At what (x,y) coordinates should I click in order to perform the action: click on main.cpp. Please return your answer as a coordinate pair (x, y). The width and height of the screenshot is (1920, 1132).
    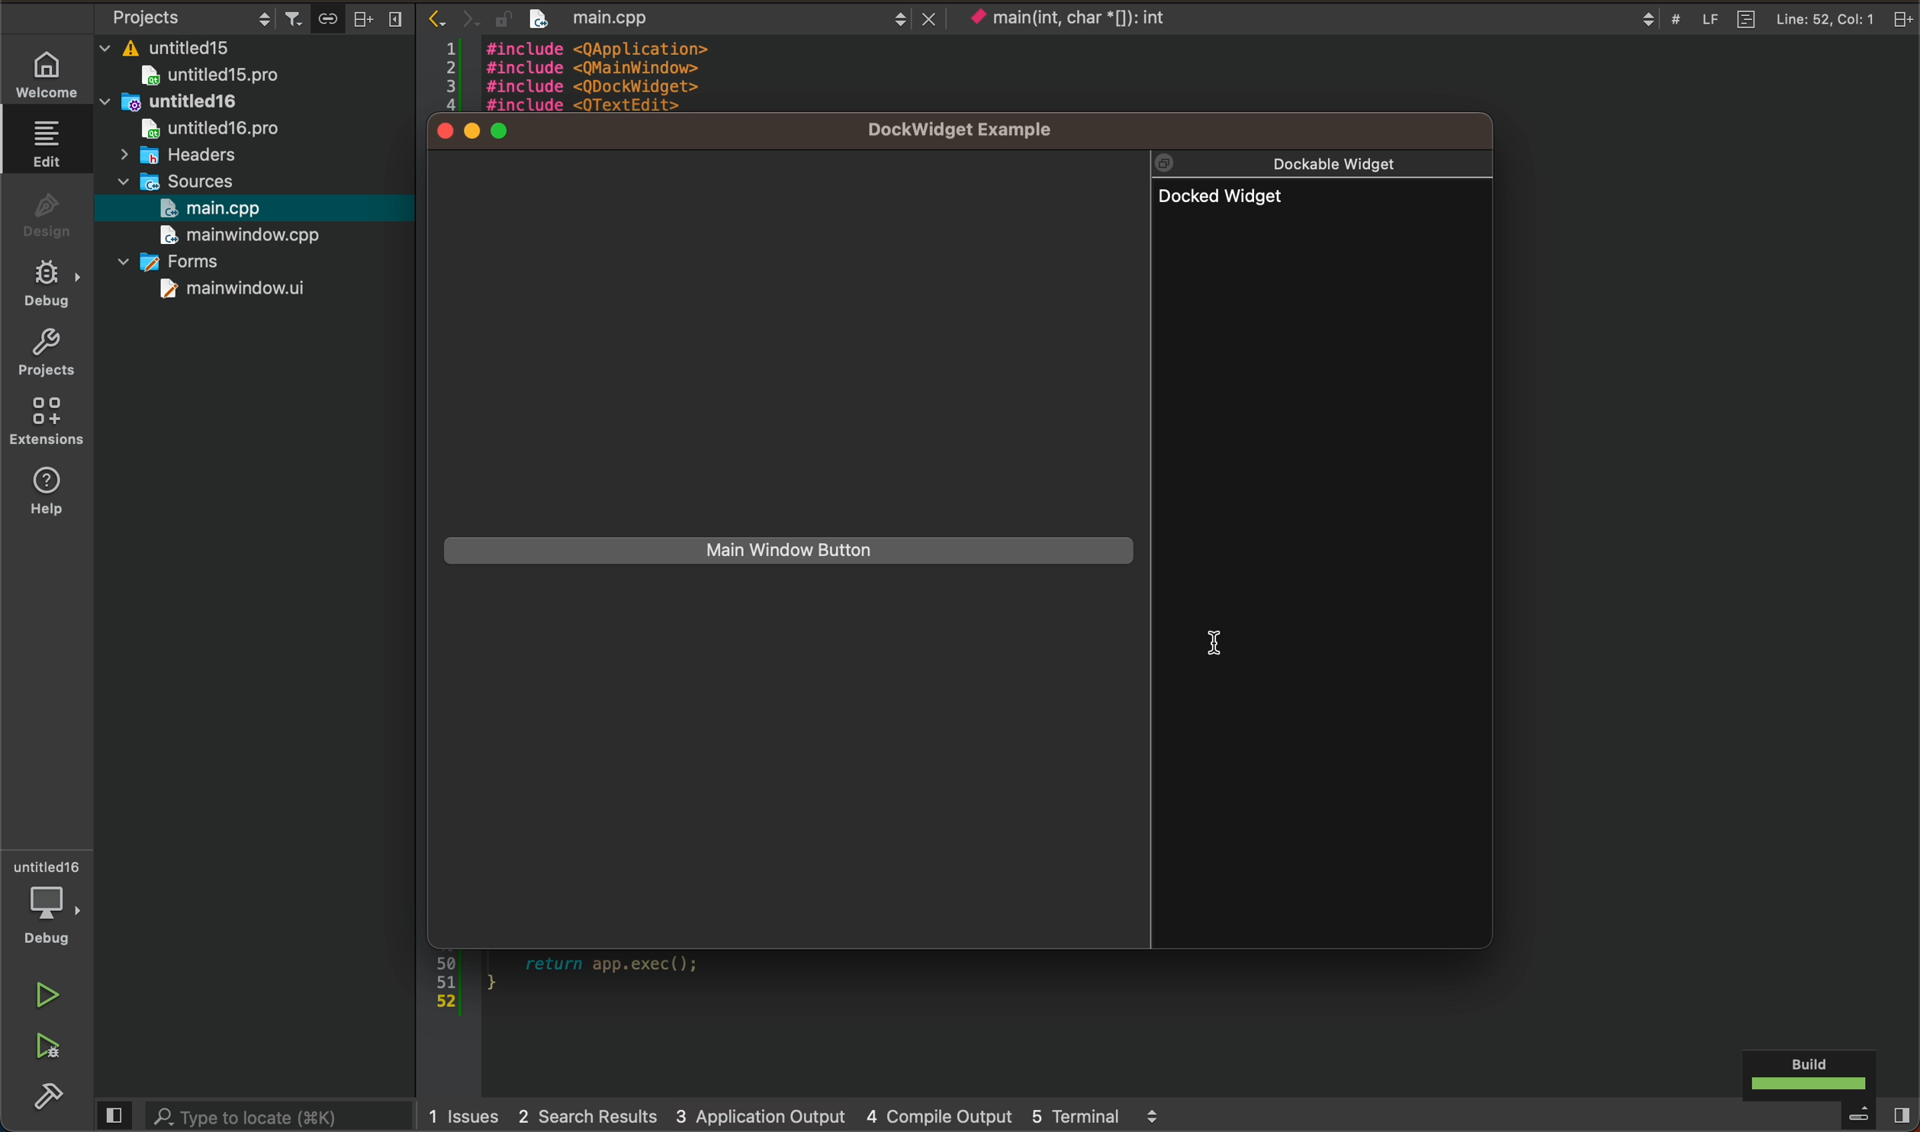
    Looking at the image, I should click on (221, 206).